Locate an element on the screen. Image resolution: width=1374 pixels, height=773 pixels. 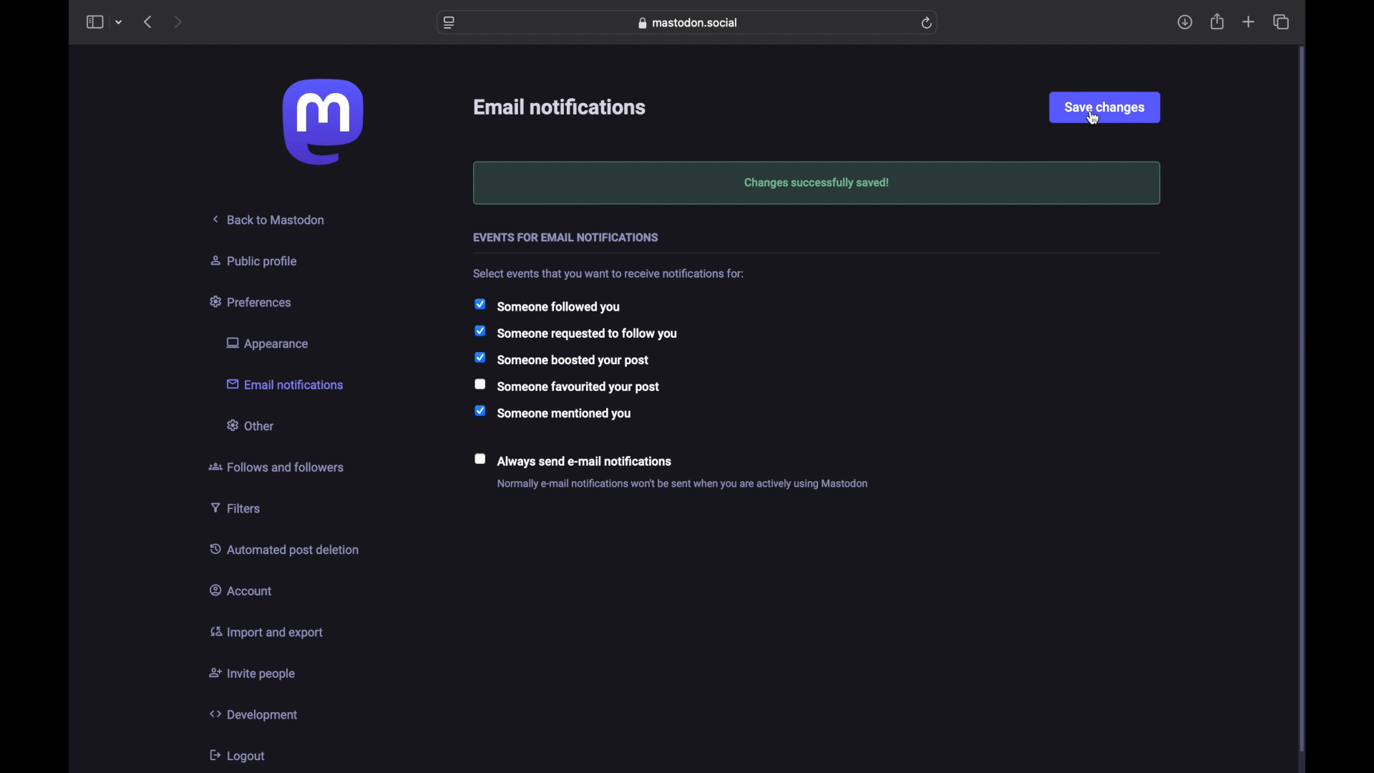
other is located at coordinates (249, 424).